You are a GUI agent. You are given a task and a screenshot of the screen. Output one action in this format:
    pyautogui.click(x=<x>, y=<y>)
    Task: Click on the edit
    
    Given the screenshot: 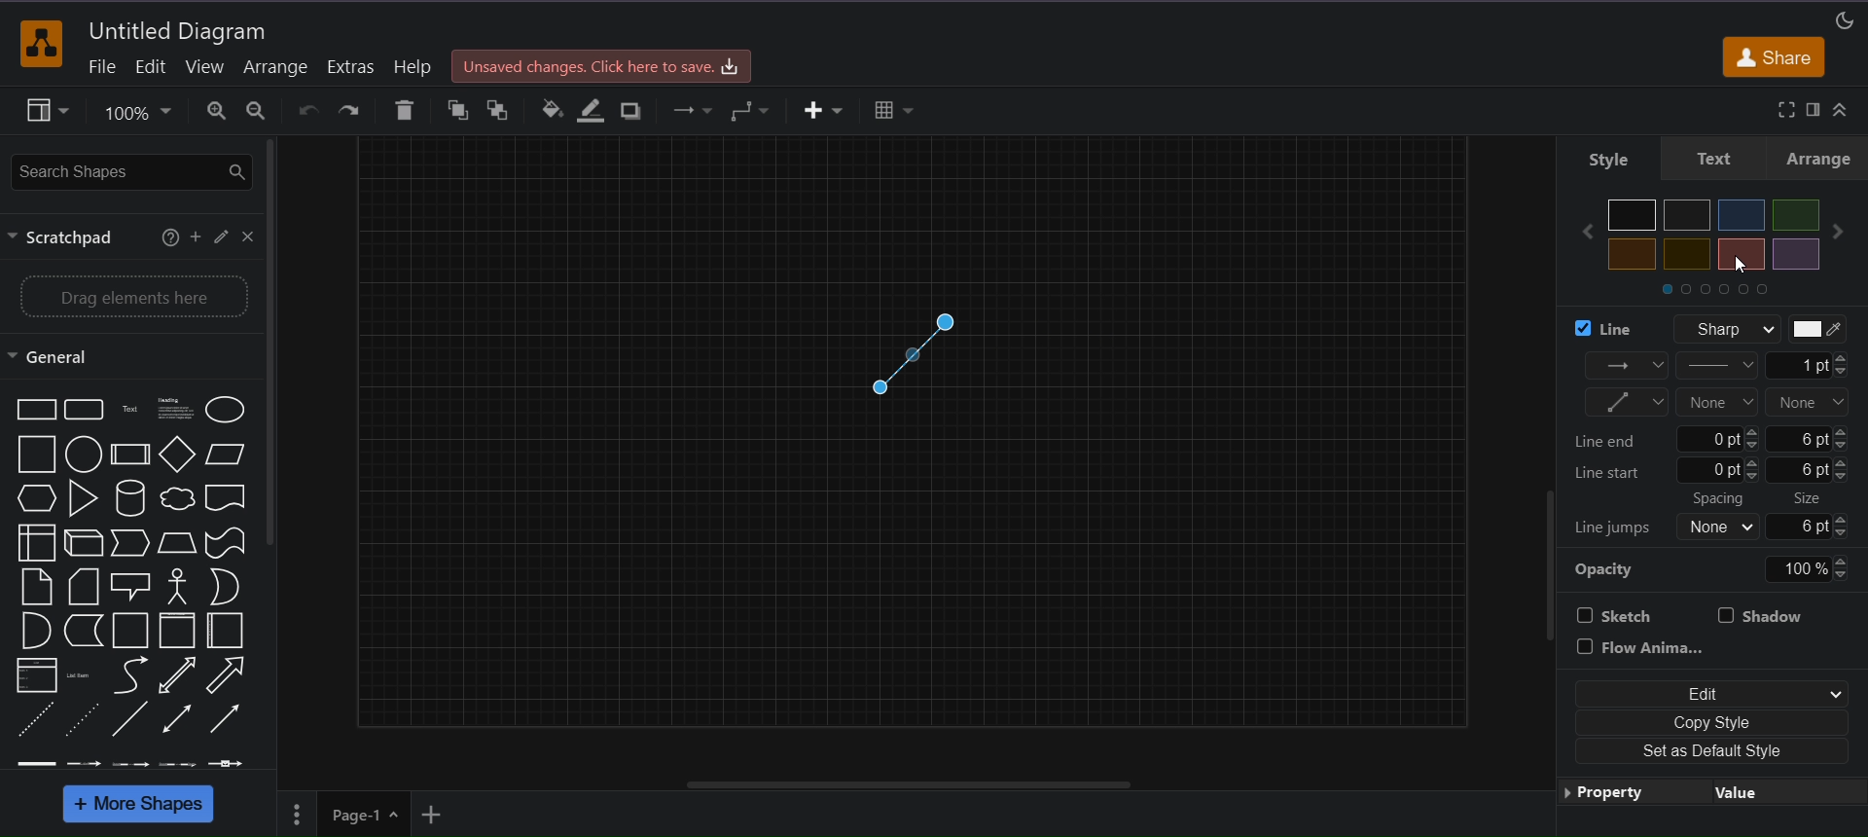 What is the action you would take?
    pyautogui.click(x=1707, y=693)
    